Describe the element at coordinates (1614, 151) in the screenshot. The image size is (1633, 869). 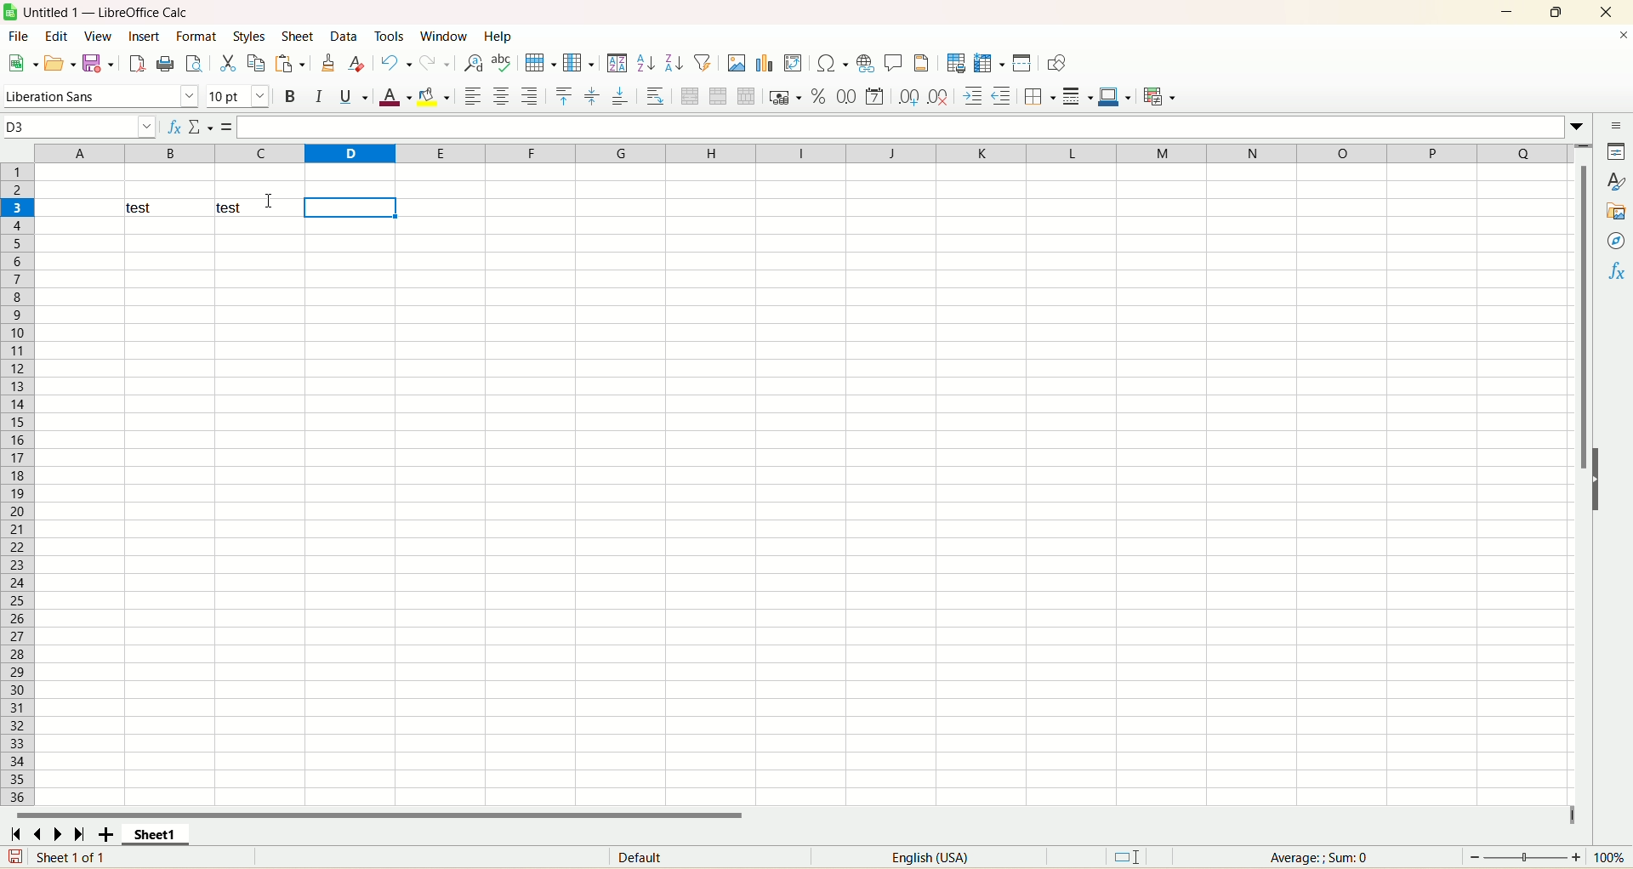
I see `properties` at that location.